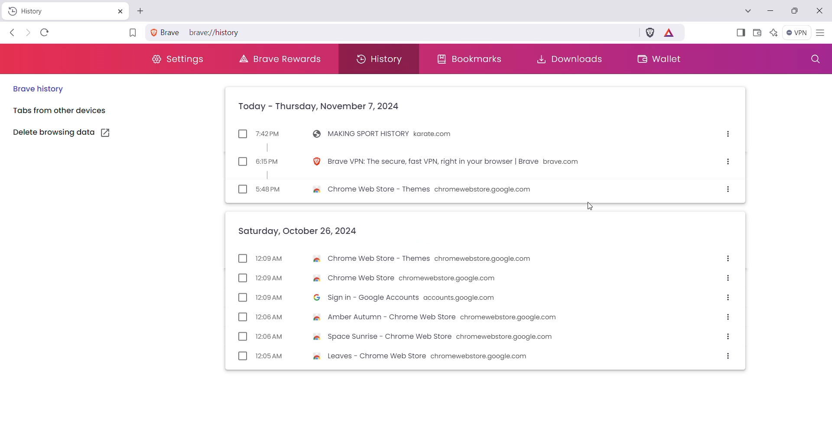 The height and width of the screenshot is (441, 832). Describe the element at coordinates (820, 12) in the screenshot. I see `Close` at that location.